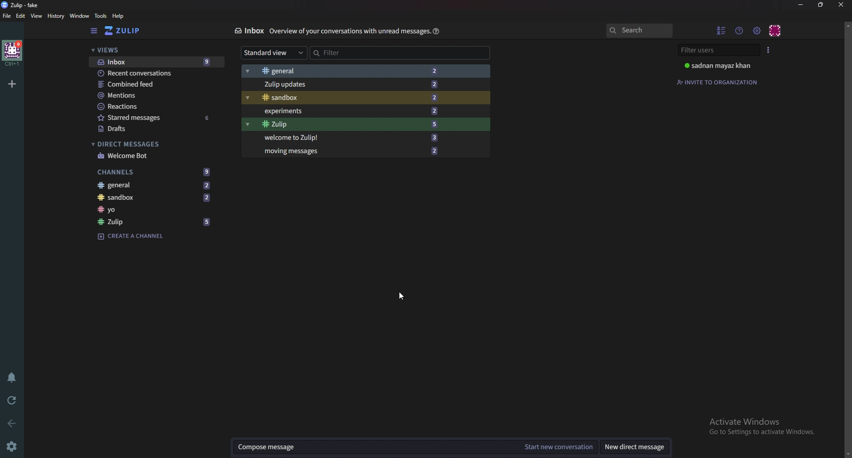  Describe the element at coordinates (274, 53) in the screenshot. I see `Standard view` at that location.